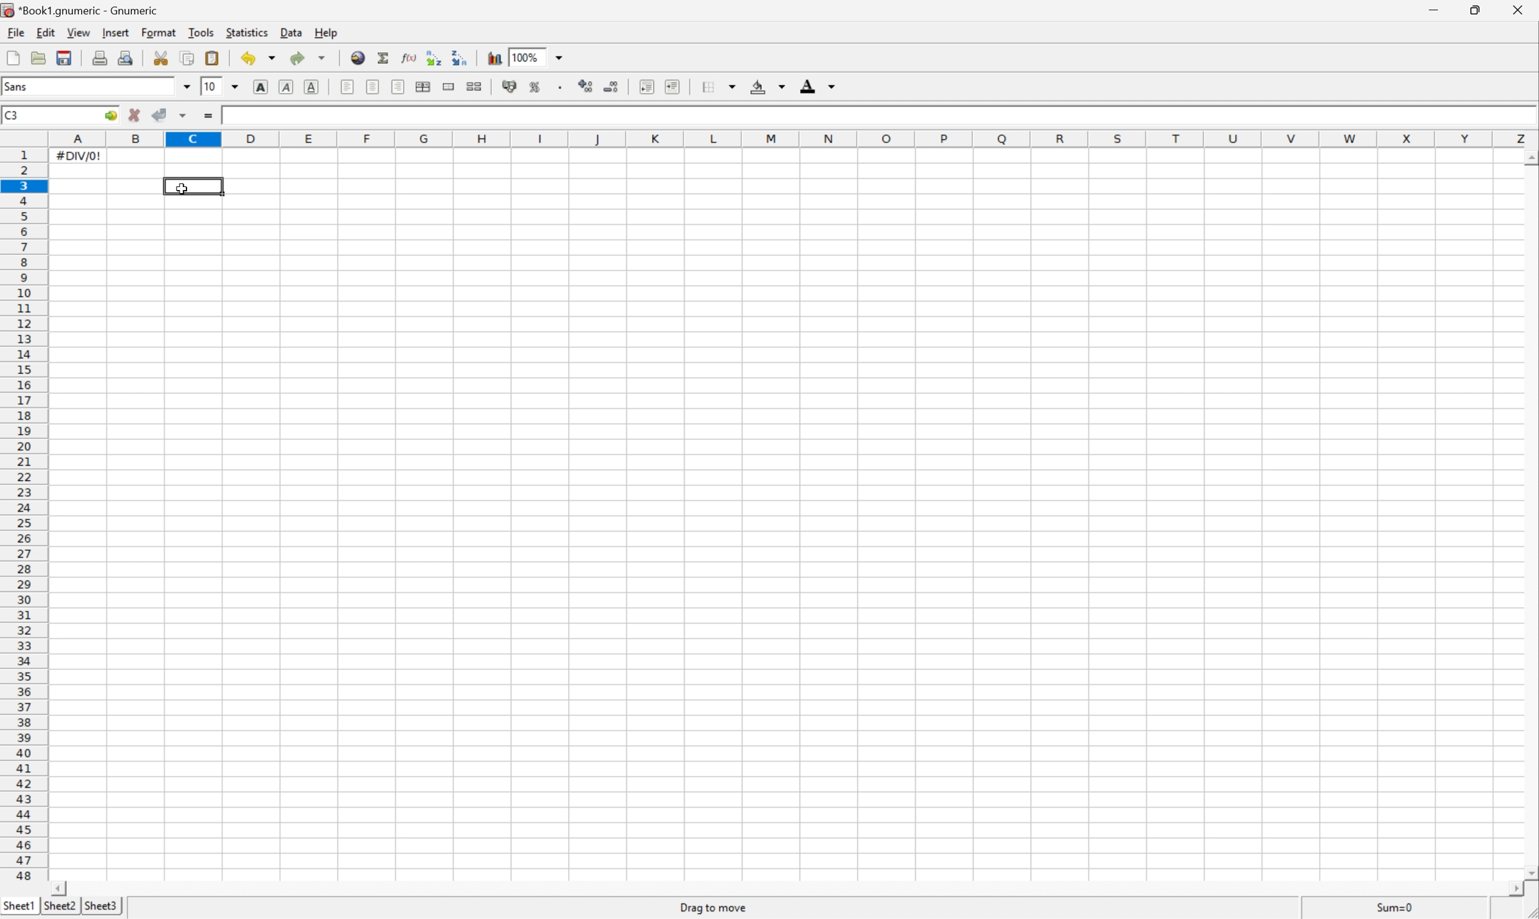 The width and height of the screenshot is (1539, 919). Describe the element at coordinates (118, 32) in the screenshot. I see `Insert` at that location.